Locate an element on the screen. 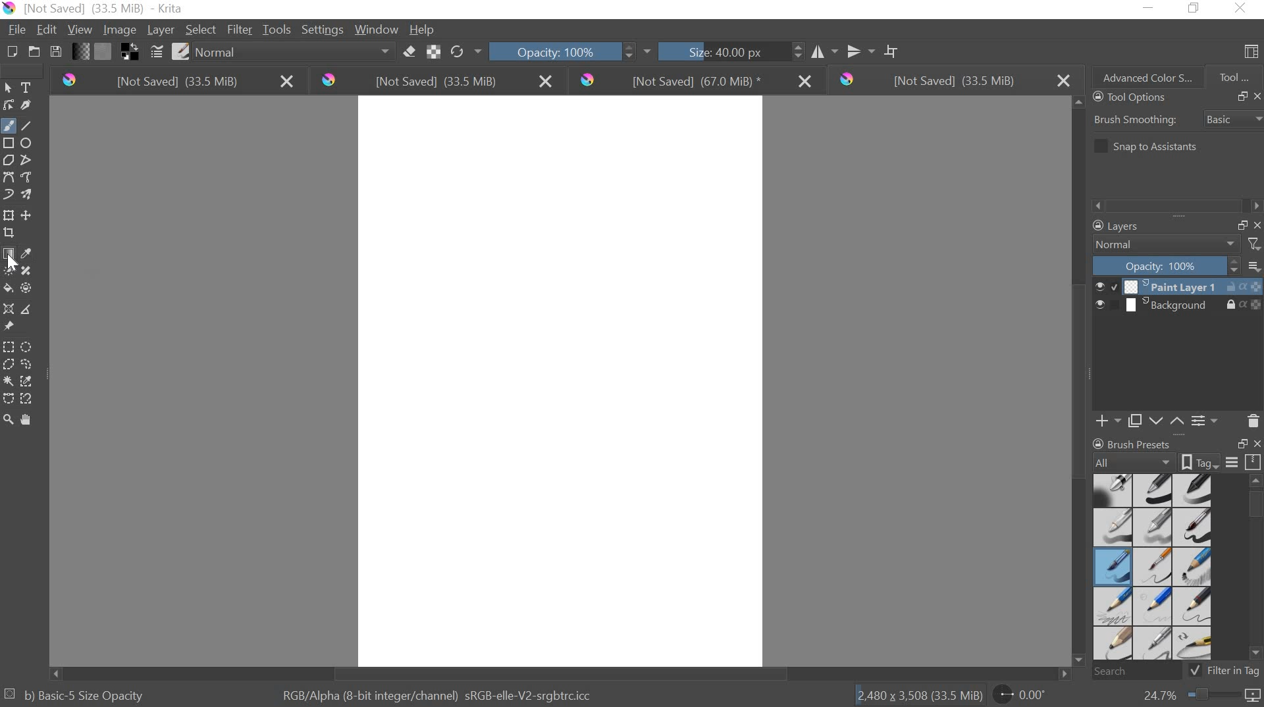 Image resolution: width=1264 pixels, height=707 pixels. polygon is located at coordinates (9, 159).